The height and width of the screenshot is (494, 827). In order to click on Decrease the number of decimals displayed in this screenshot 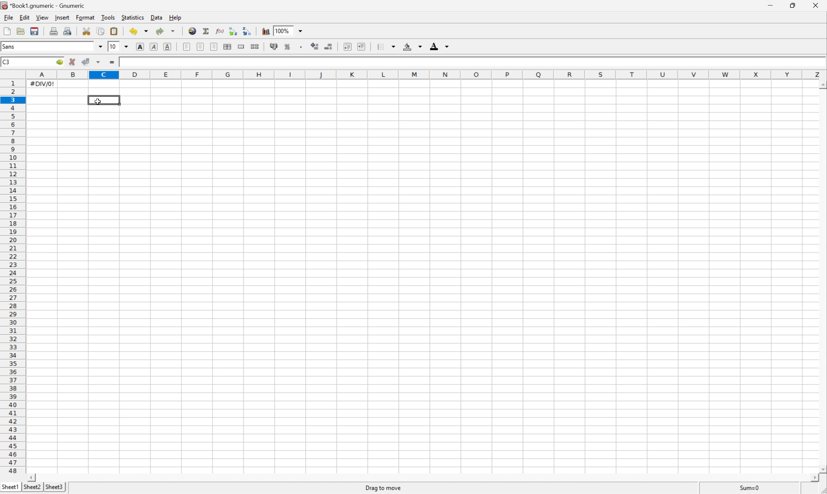, I will do `click(329, 46)`.